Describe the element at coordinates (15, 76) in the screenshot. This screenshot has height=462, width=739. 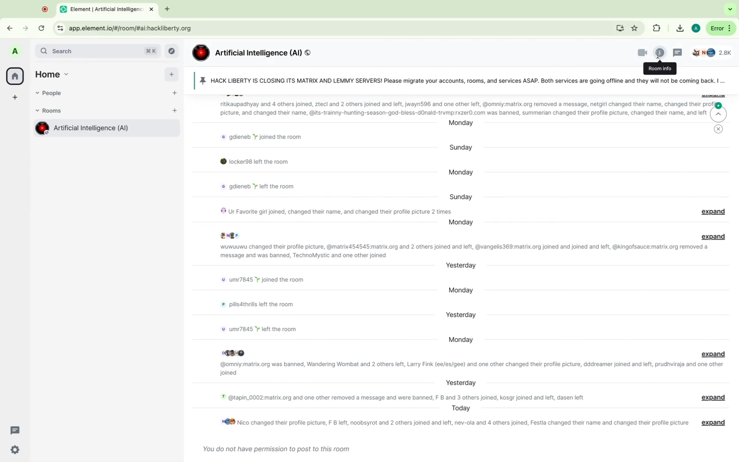
I see `home` at that location.